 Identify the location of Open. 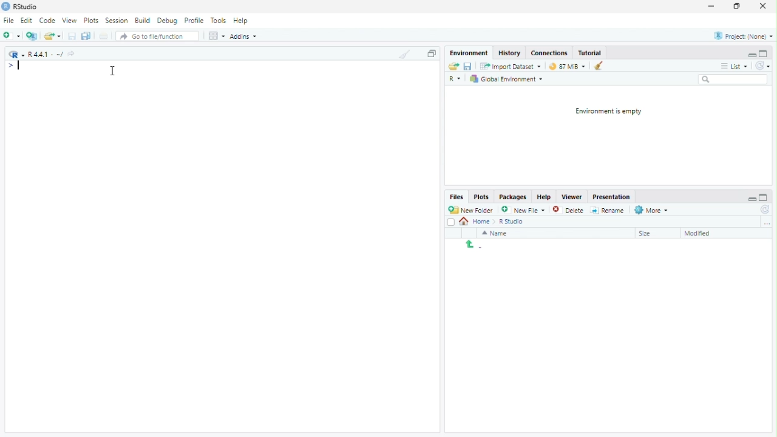
(52, 36).